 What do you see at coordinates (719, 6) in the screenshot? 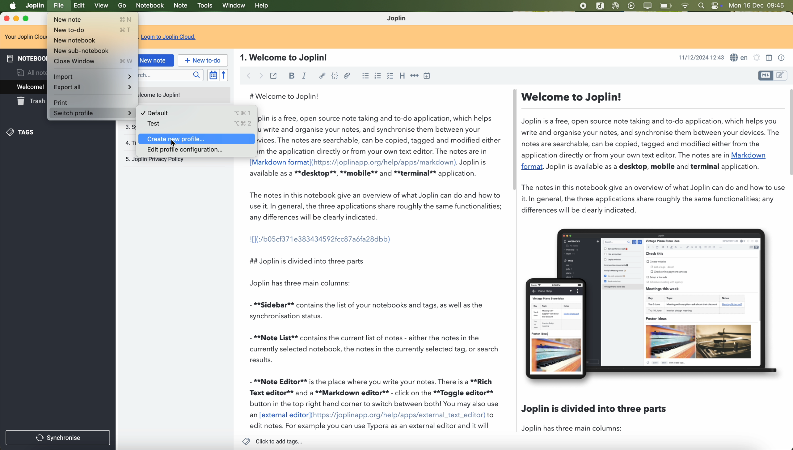
I see `controls` at bounding box center [719, 6].